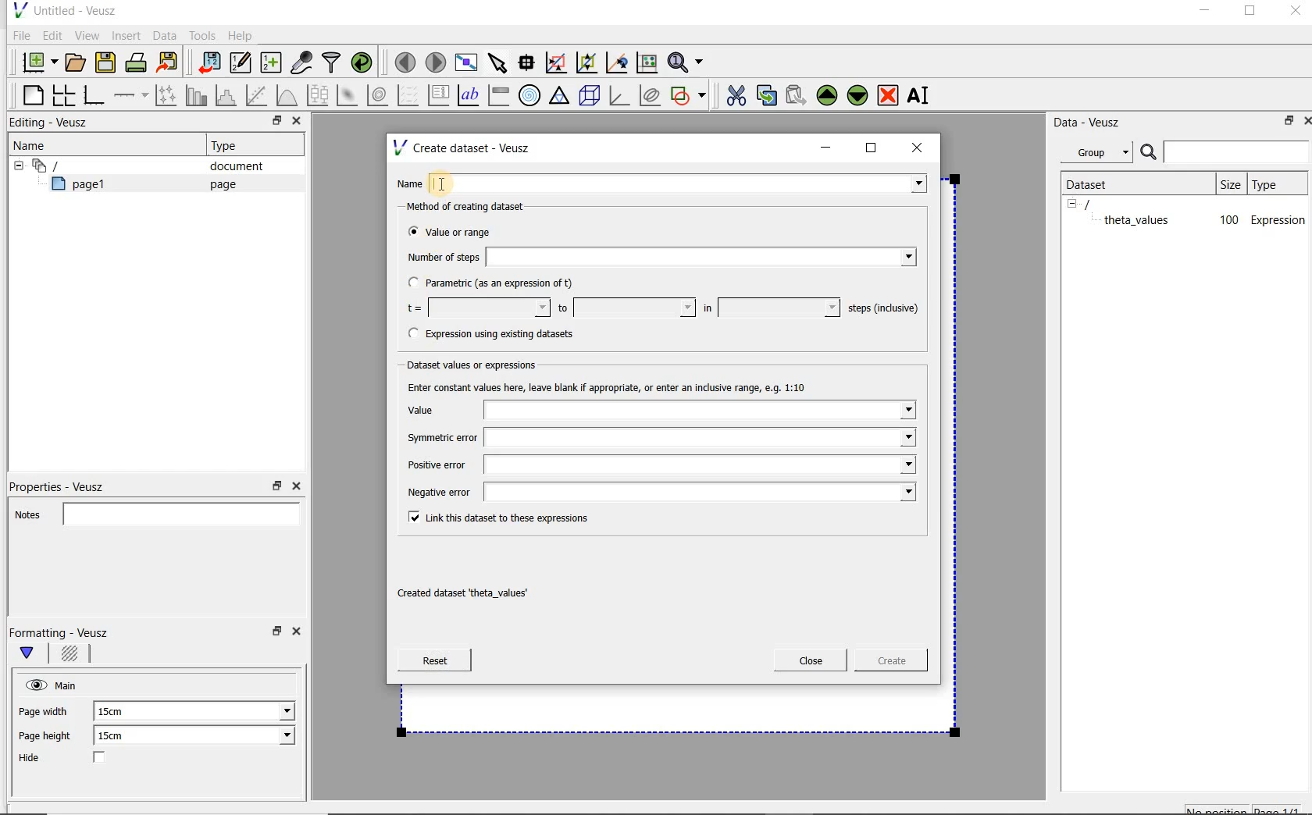 The width and height of the screenshot is (1312, 815). I want to click on theta_values, so click(1139, 219).